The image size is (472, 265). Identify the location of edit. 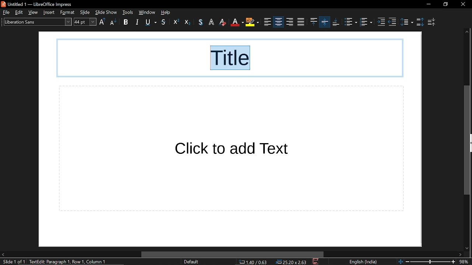
(20, 13).